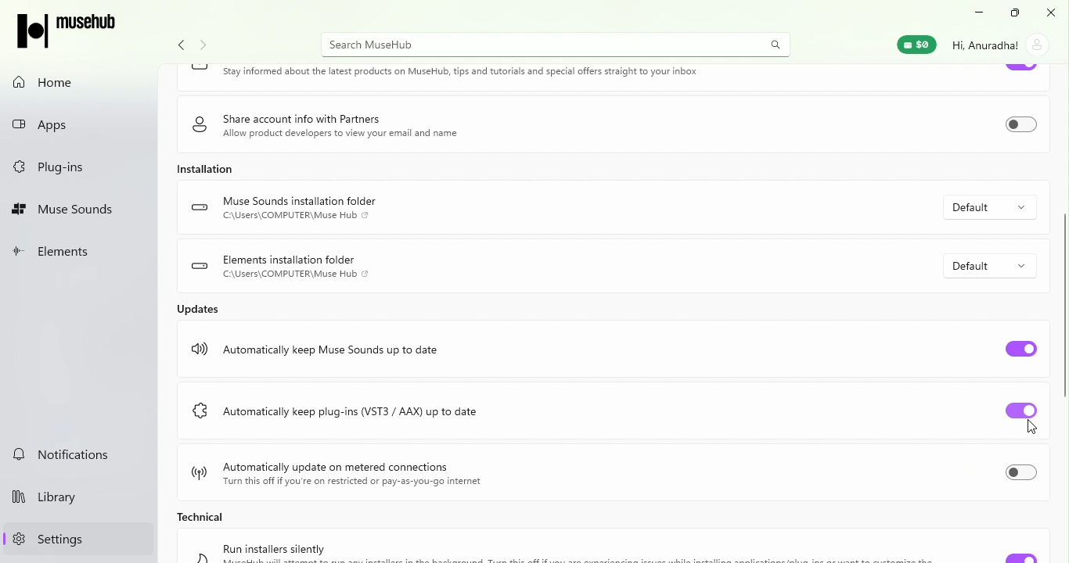 The height and width of the screenshot is (563, 1069). What do you see at coordinates (988, 265) in the screenshot?
I see `Default` at bounding box center [988, 265].